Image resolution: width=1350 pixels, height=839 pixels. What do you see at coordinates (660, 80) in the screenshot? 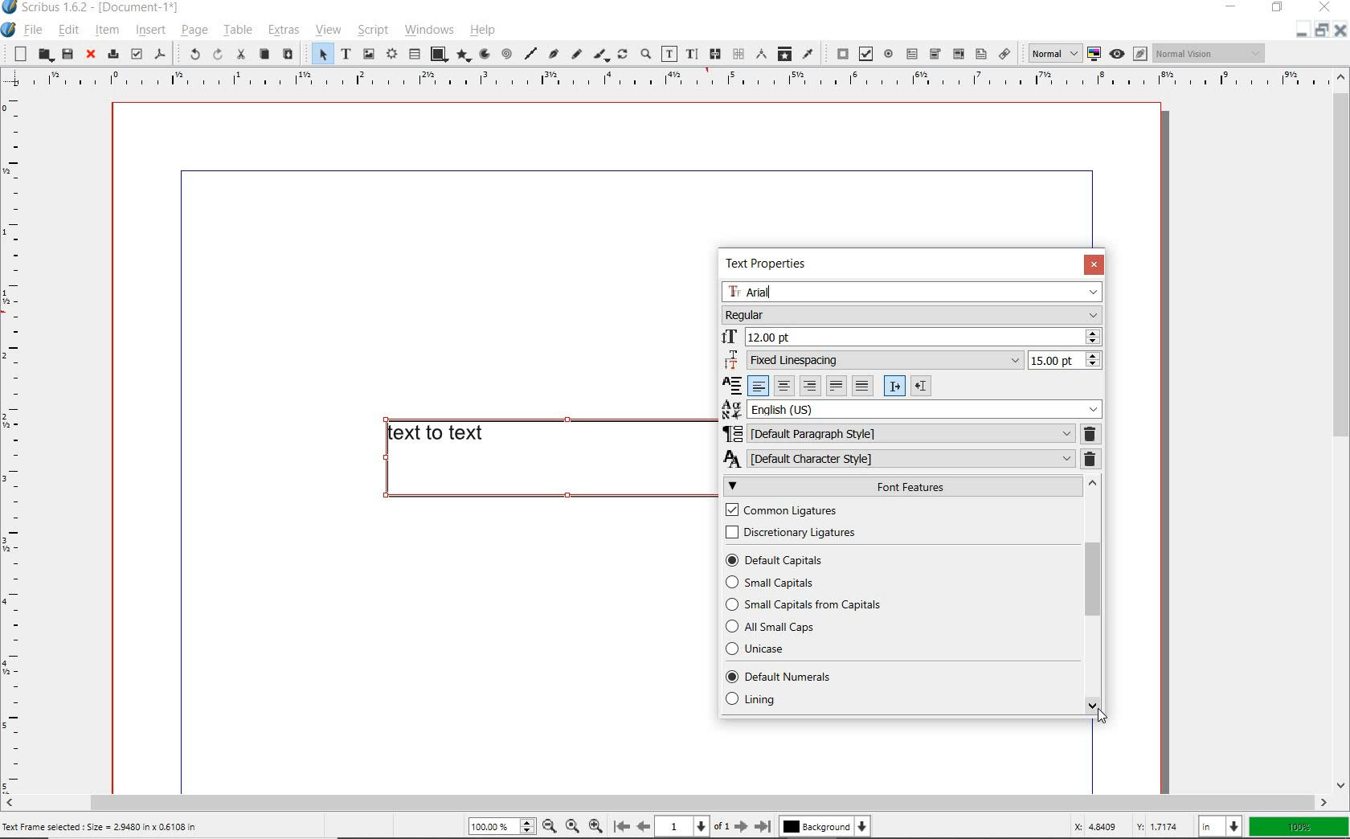
I see `Vertical page margin` at bounding box center [660, 80].